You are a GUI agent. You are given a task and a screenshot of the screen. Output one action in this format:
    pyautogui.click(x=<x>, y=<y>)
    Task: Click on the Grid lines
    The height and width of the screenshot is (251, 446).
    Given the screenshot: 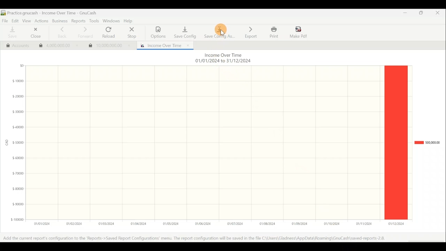 What is the action you would take?
    pyautogui.click(x=205, y=142)
    